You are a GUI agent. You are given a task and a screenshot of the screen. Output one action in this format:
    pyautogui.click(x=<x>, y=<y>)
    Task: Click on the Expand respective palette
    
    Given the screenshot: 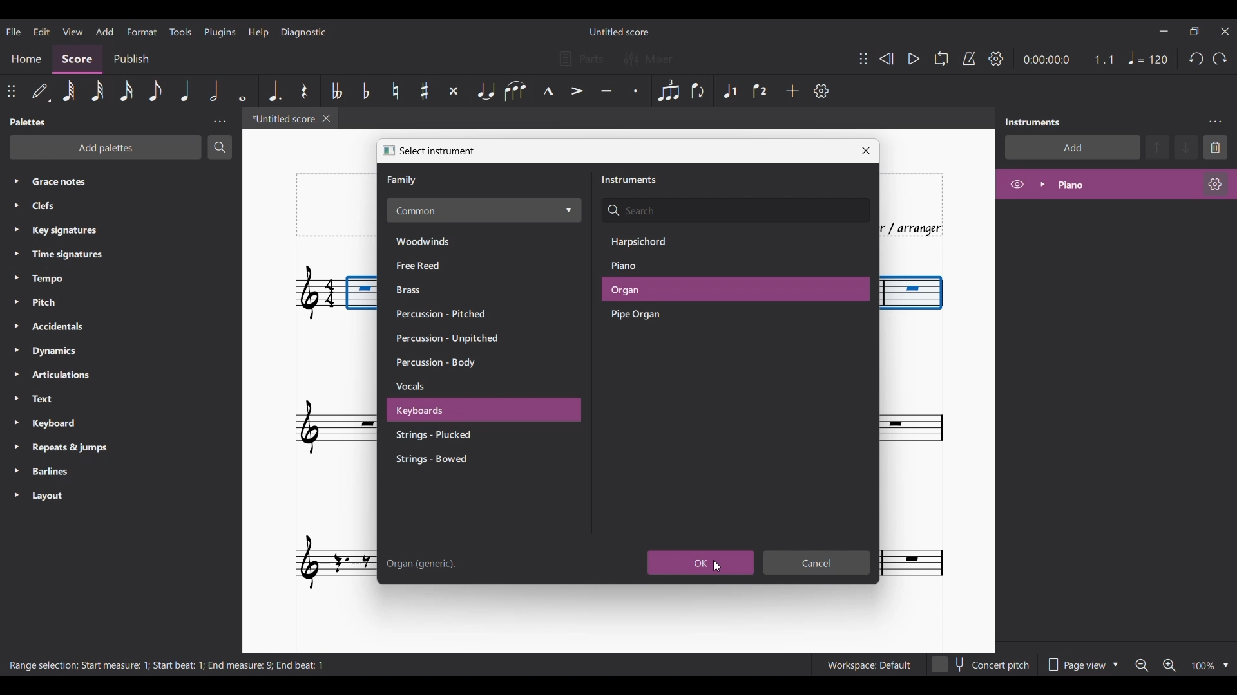 What is the action you would take?
    pyautogui.click(x=12, y=338)
    